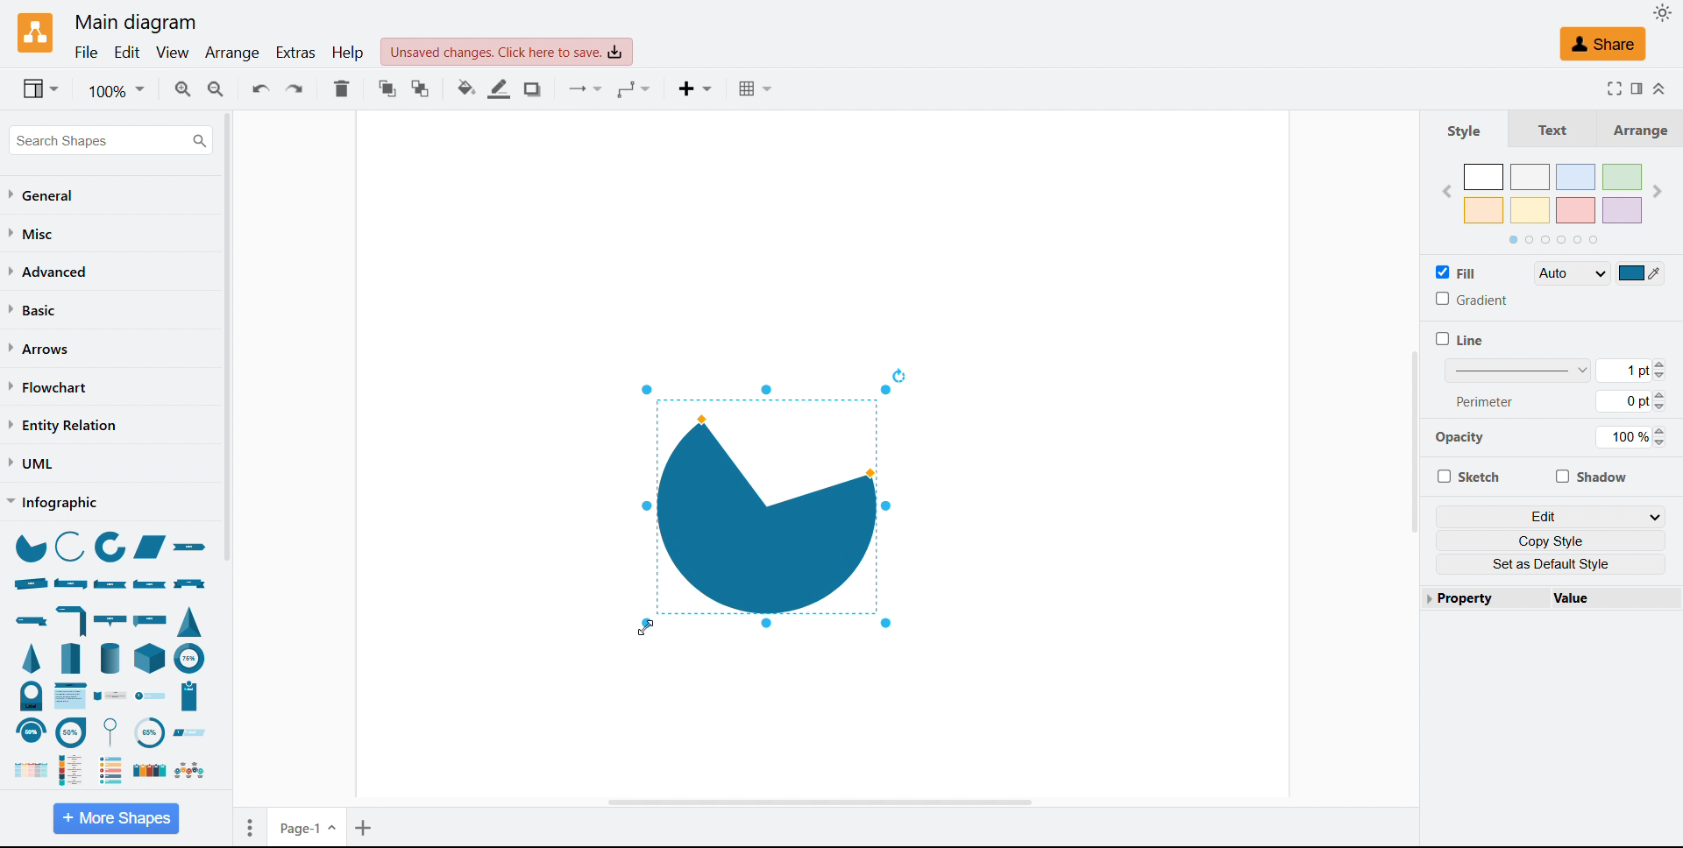 The image size is (1683, 848). Describe the element at coordinates (71, 731) in the screenshot. I see `circular callout` at that location.